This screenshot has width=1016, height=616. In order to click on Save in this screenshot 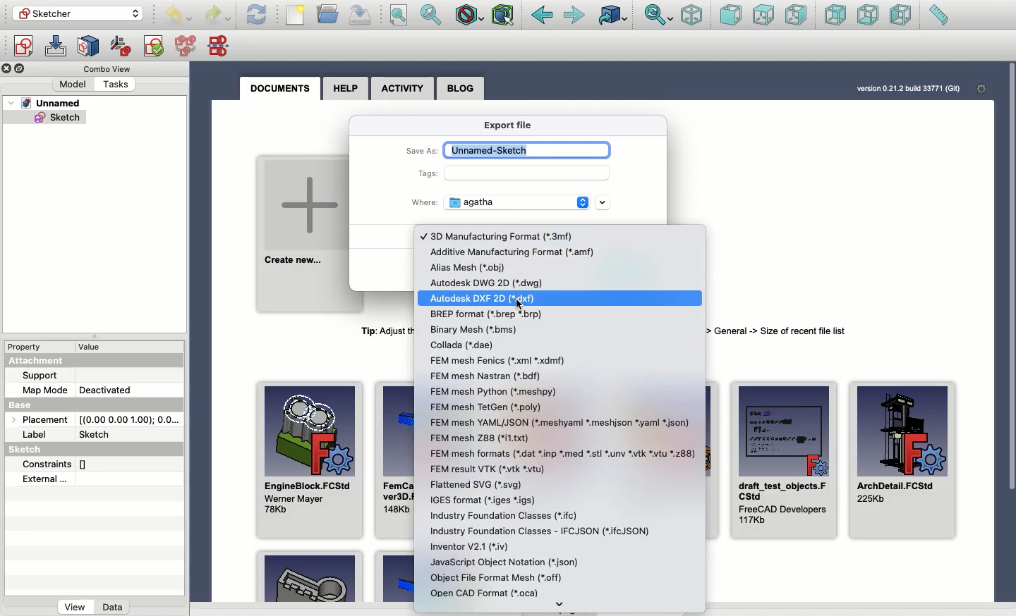, I will do `click(361, 14)`.